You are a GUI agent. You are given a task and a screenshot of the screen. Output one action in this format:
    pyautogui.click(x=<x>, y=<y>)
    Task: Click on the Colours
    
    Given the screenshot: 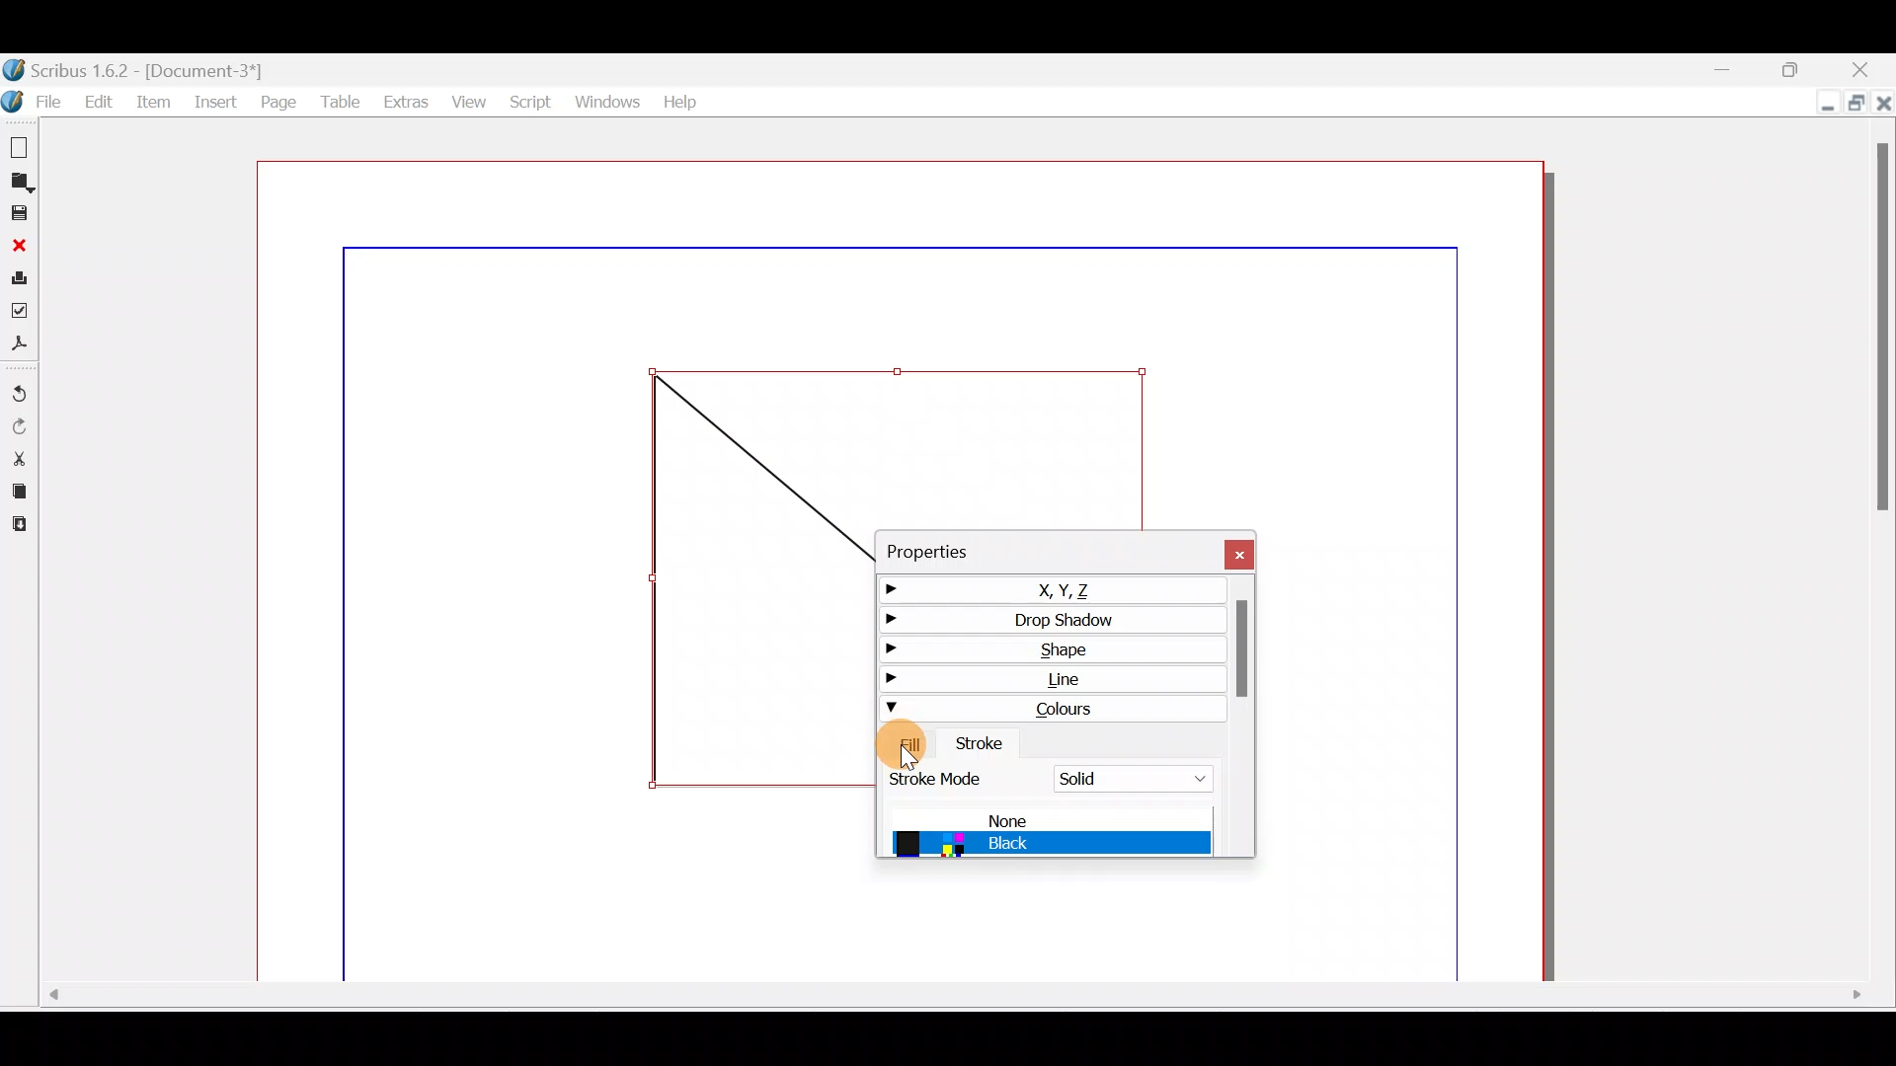 What is the action you would take?
    pyautogui.click(x=1051, y=707)
    